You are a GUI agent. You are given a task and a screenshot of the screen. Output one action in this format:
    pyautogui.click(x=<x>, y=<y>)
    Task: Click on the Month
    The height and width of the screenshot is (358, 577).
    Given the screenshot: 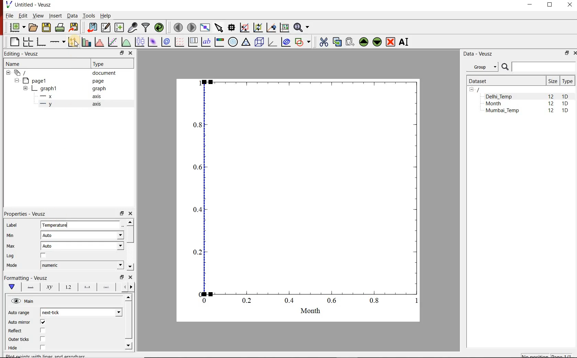 What is the action you would take?
    pyautogui.click(x=498, y=104)
    